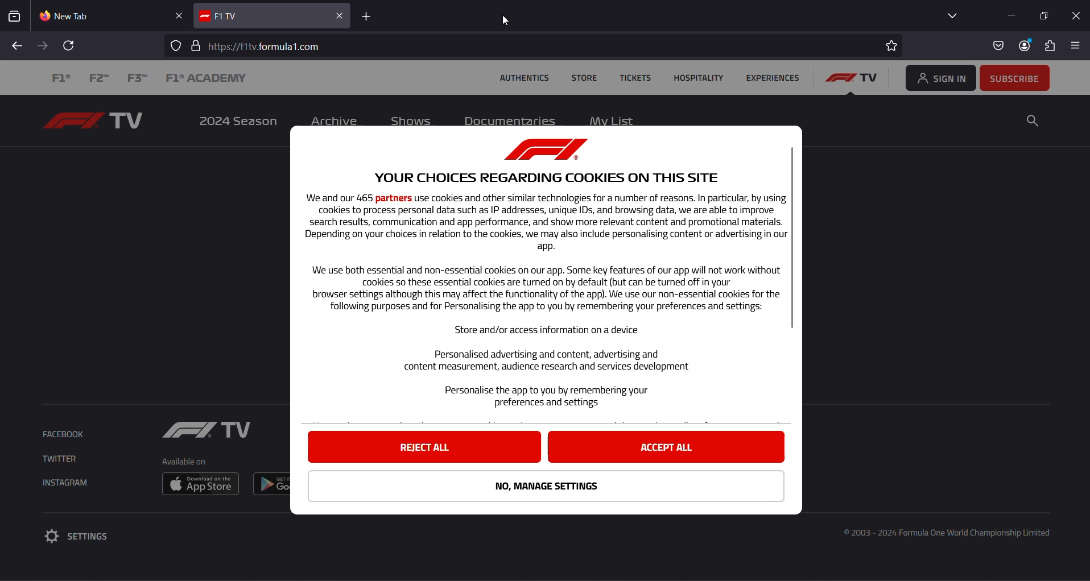 The height and width of the screenshot is (581, 1090). Describe the element at coordinates (205, 79) in the screenshot. I see `f1 academy` at that location.